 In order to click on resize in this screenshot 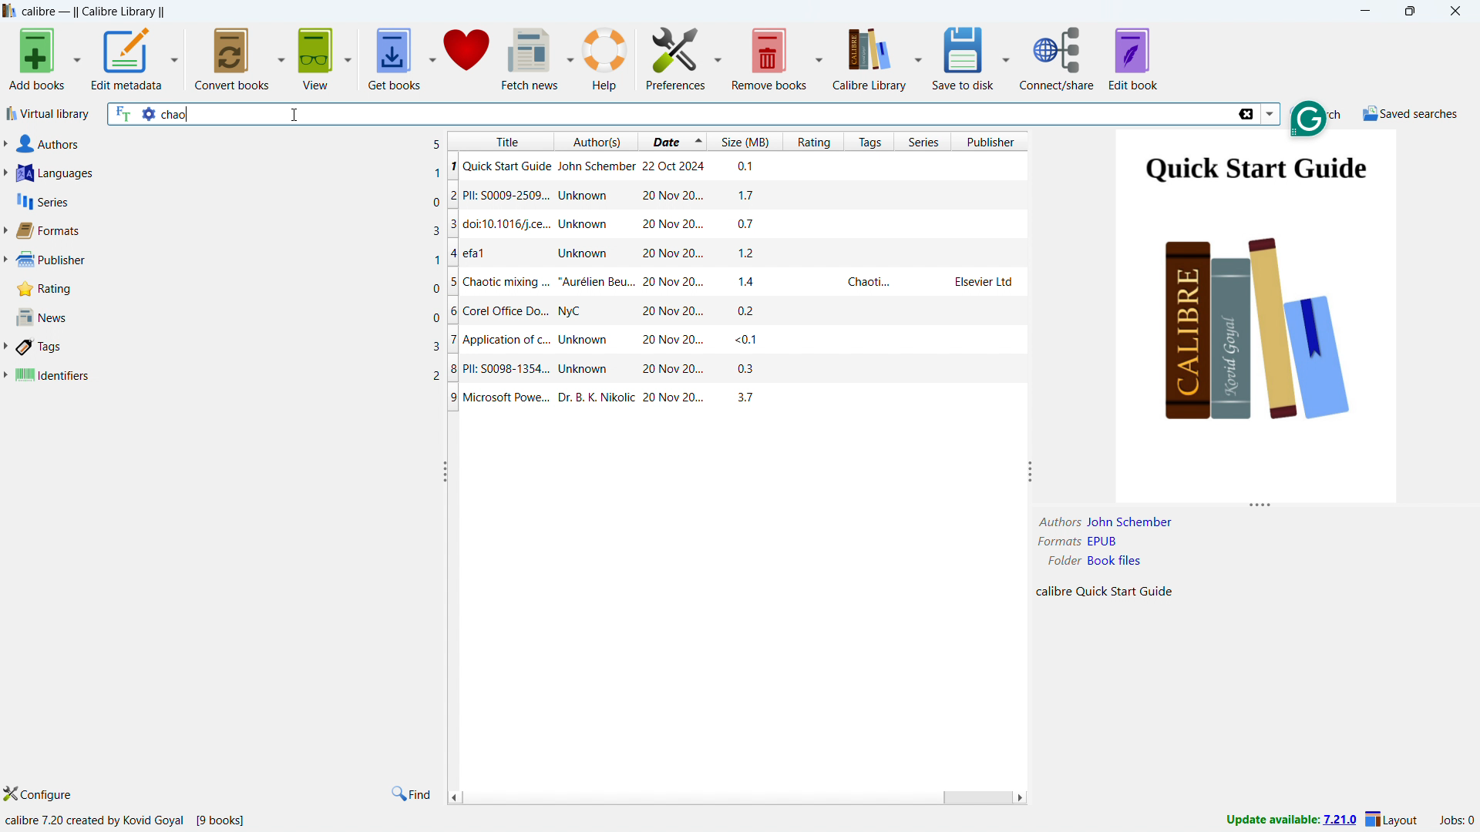, I will do `click(444, 472)`.